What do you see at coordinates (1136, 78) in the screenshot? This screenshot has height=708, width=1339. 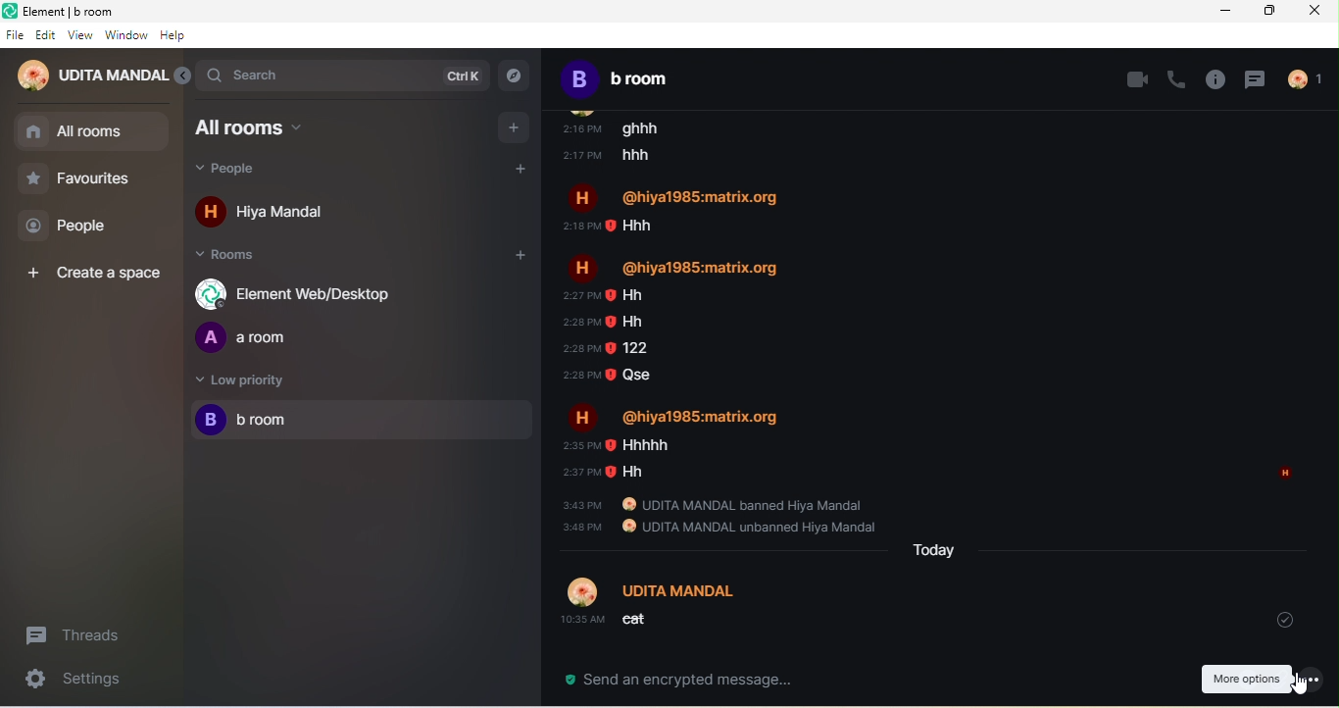 I see `video call` at bounding box center [1136, 78].